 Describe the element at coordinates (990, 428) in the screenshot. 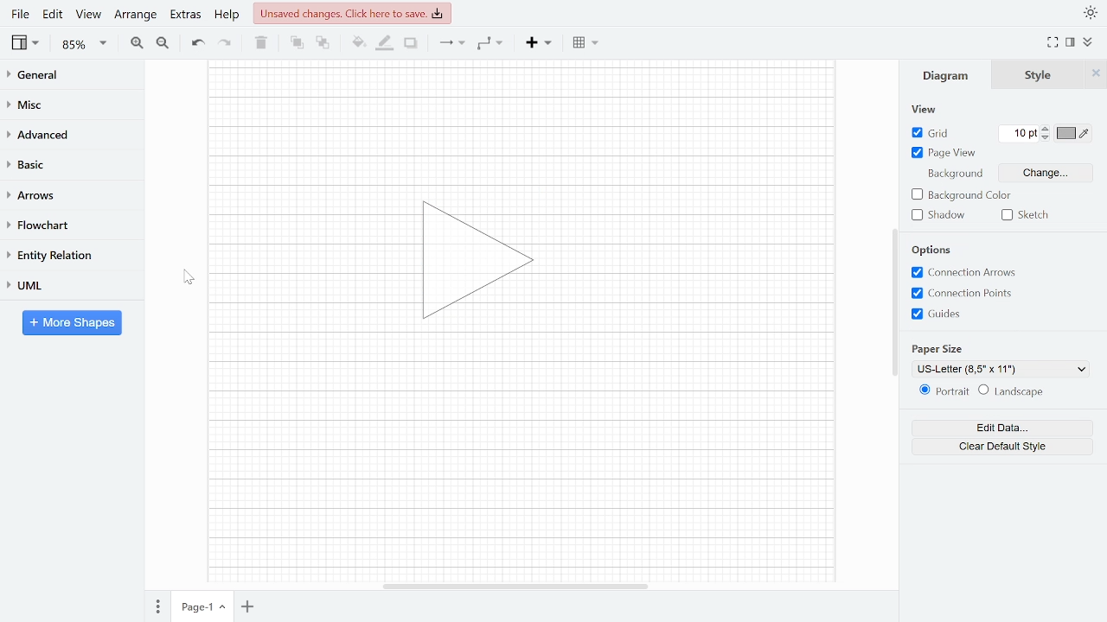

I see `Edit Data.` at that location.